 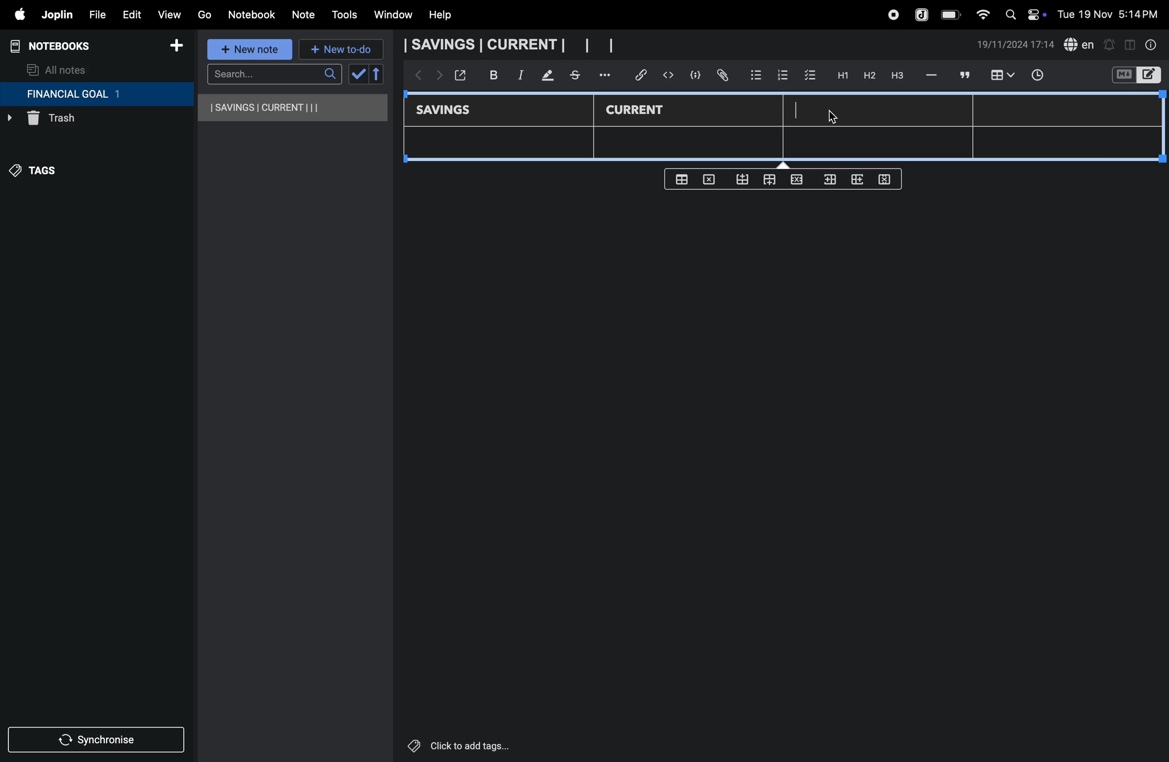 What do you see at coordinates (377, 74) in the screenshot?
I see `reverse sort order` at bounding box center [377, 74].